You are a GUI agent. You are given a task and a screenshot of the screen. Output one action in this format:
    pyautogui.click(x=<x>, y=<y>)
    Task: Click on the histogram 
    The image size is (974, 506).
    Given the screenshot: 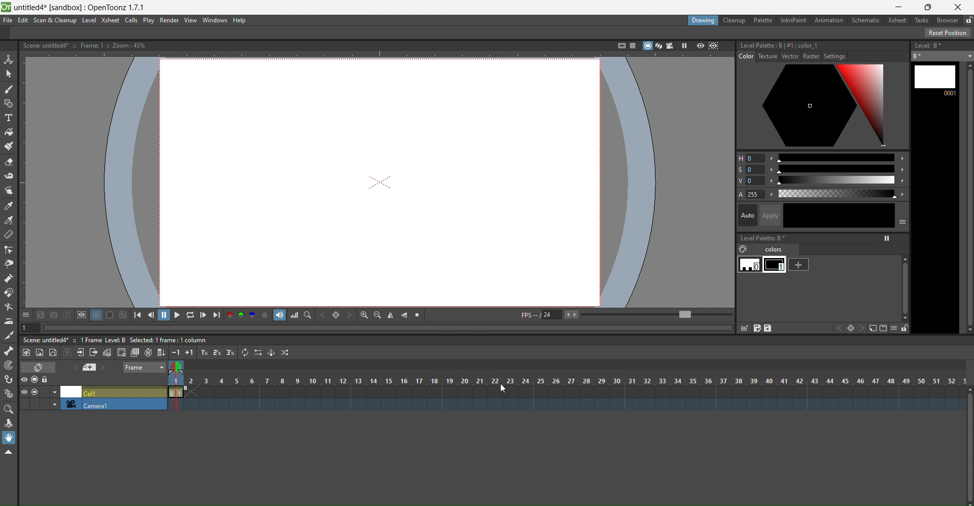 What is the action you would take?
    pyautogui.click(x=294, y=315)
    